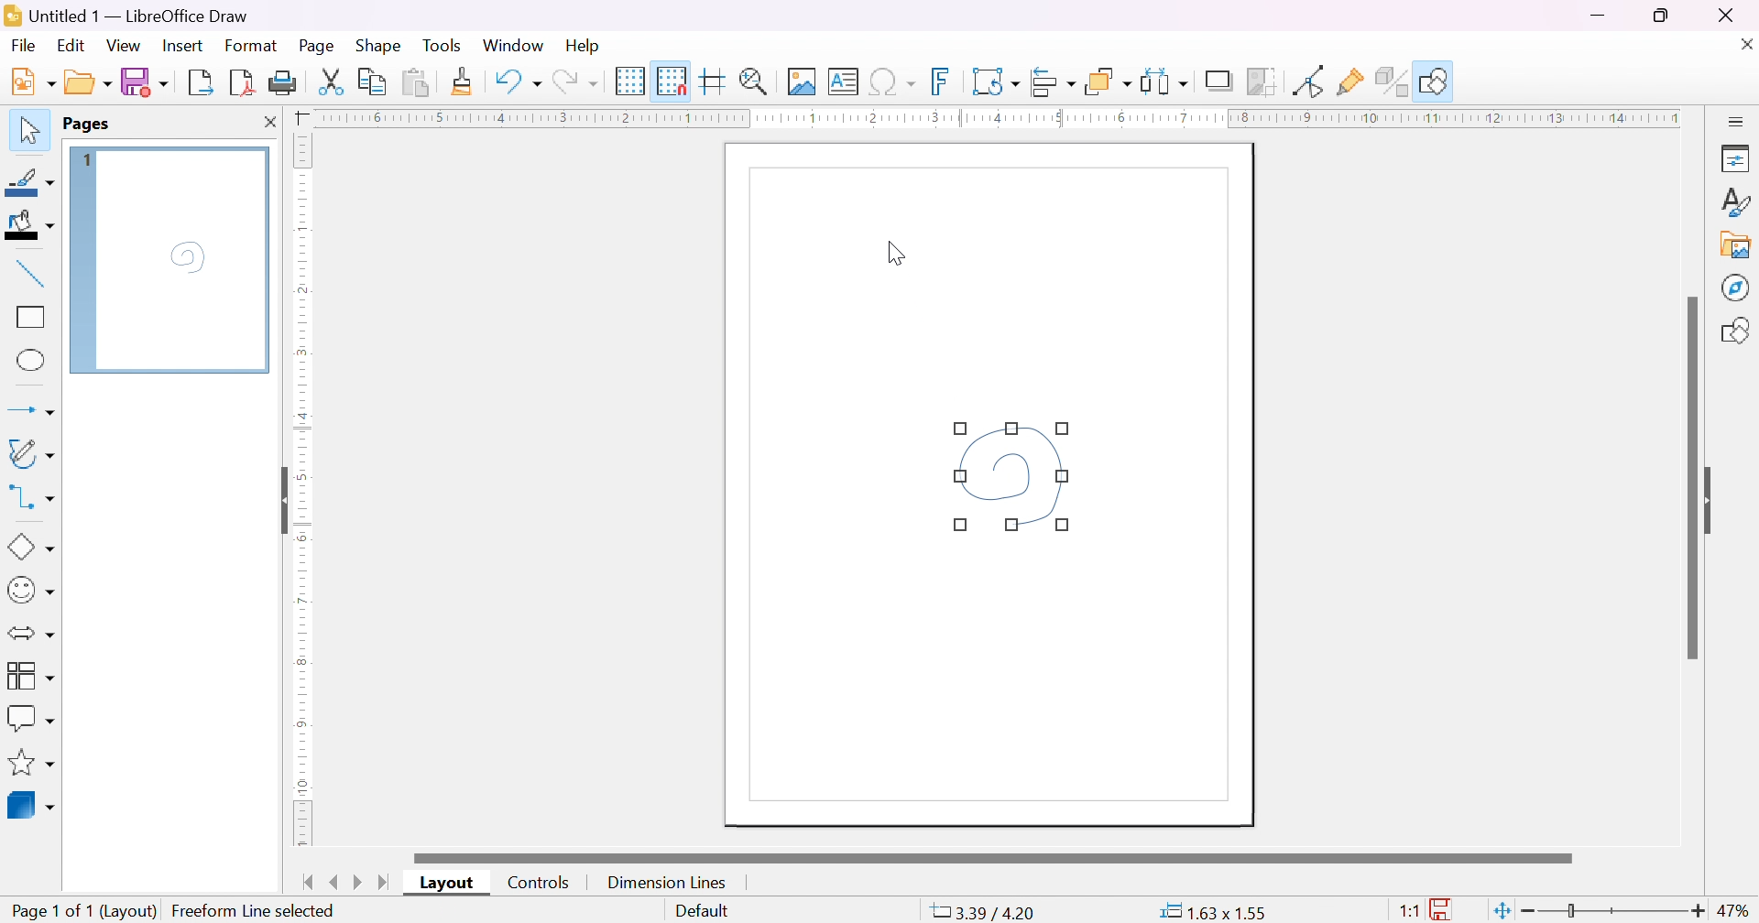 This screenshot has width=1759, height=923. I want to click on fit page to current window, so click(1503, 910).